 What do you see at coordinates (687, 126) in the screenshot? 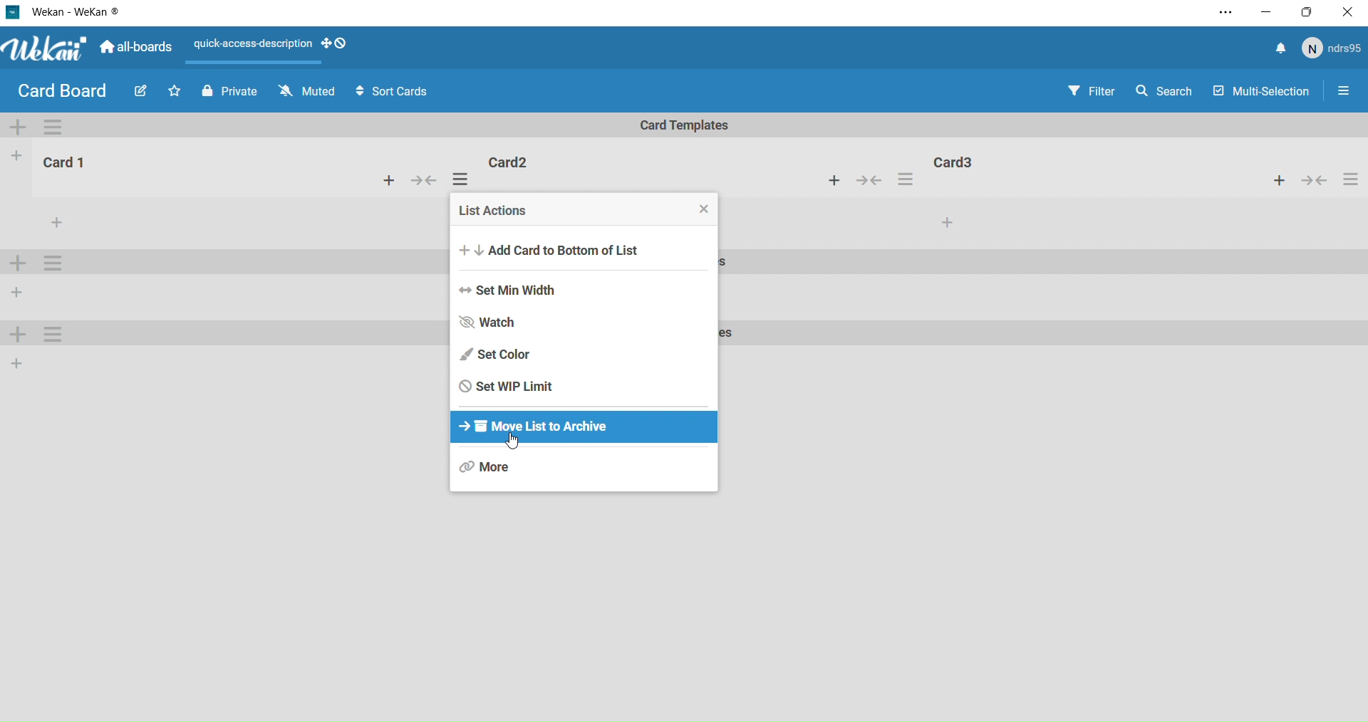
I see `Card Templates` at bounding box center [687, 126].